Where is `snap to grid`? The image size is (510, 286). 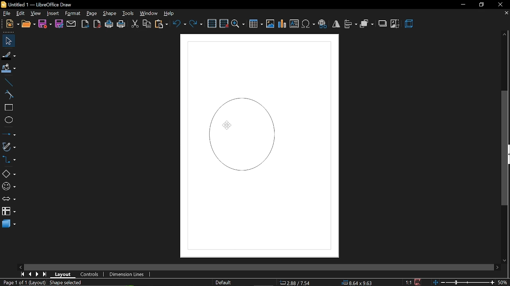
snap to grid is located at coordinates (224, 23).